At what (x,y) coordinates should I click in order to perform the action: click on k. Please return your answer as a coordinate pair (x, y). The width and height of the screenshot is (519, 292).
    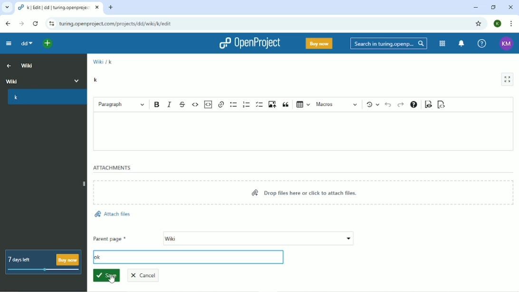
    Looking at the image, I should click on (96, 79).